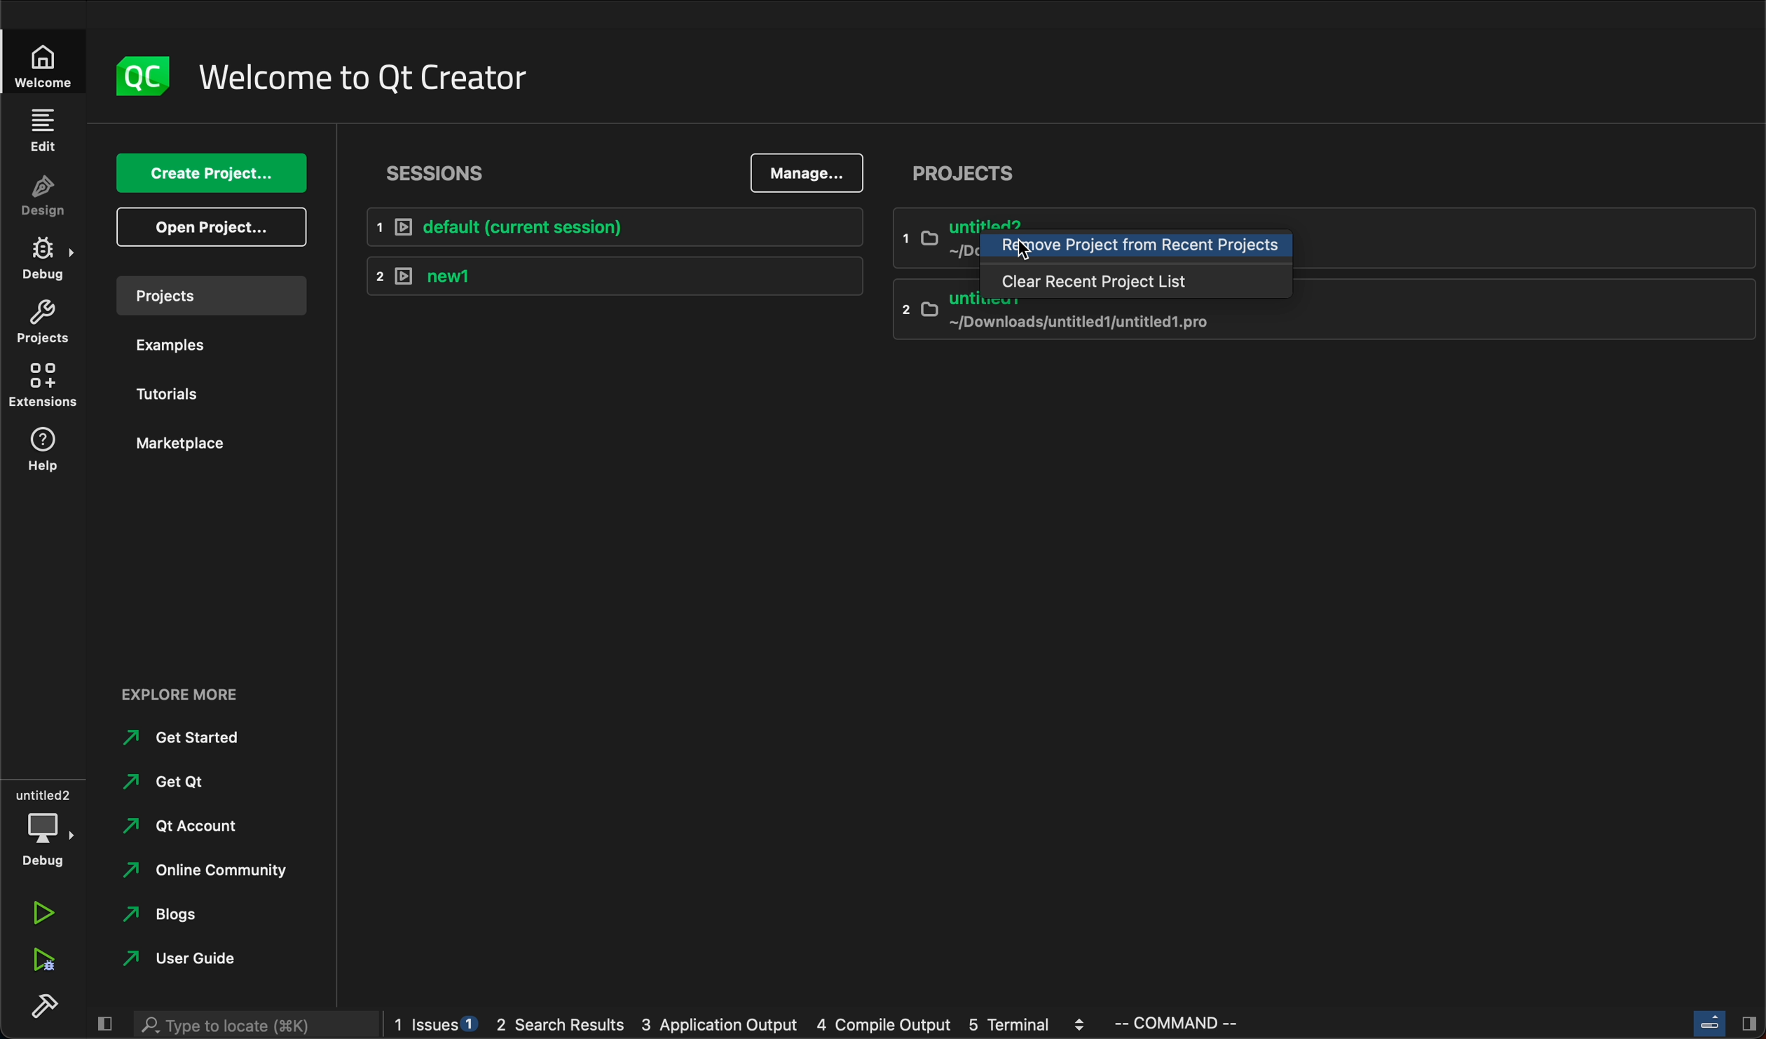  What do you see at coordinates (933, 238) in the screenshot?
I see `untitled2` at bounding box center [933, 238].